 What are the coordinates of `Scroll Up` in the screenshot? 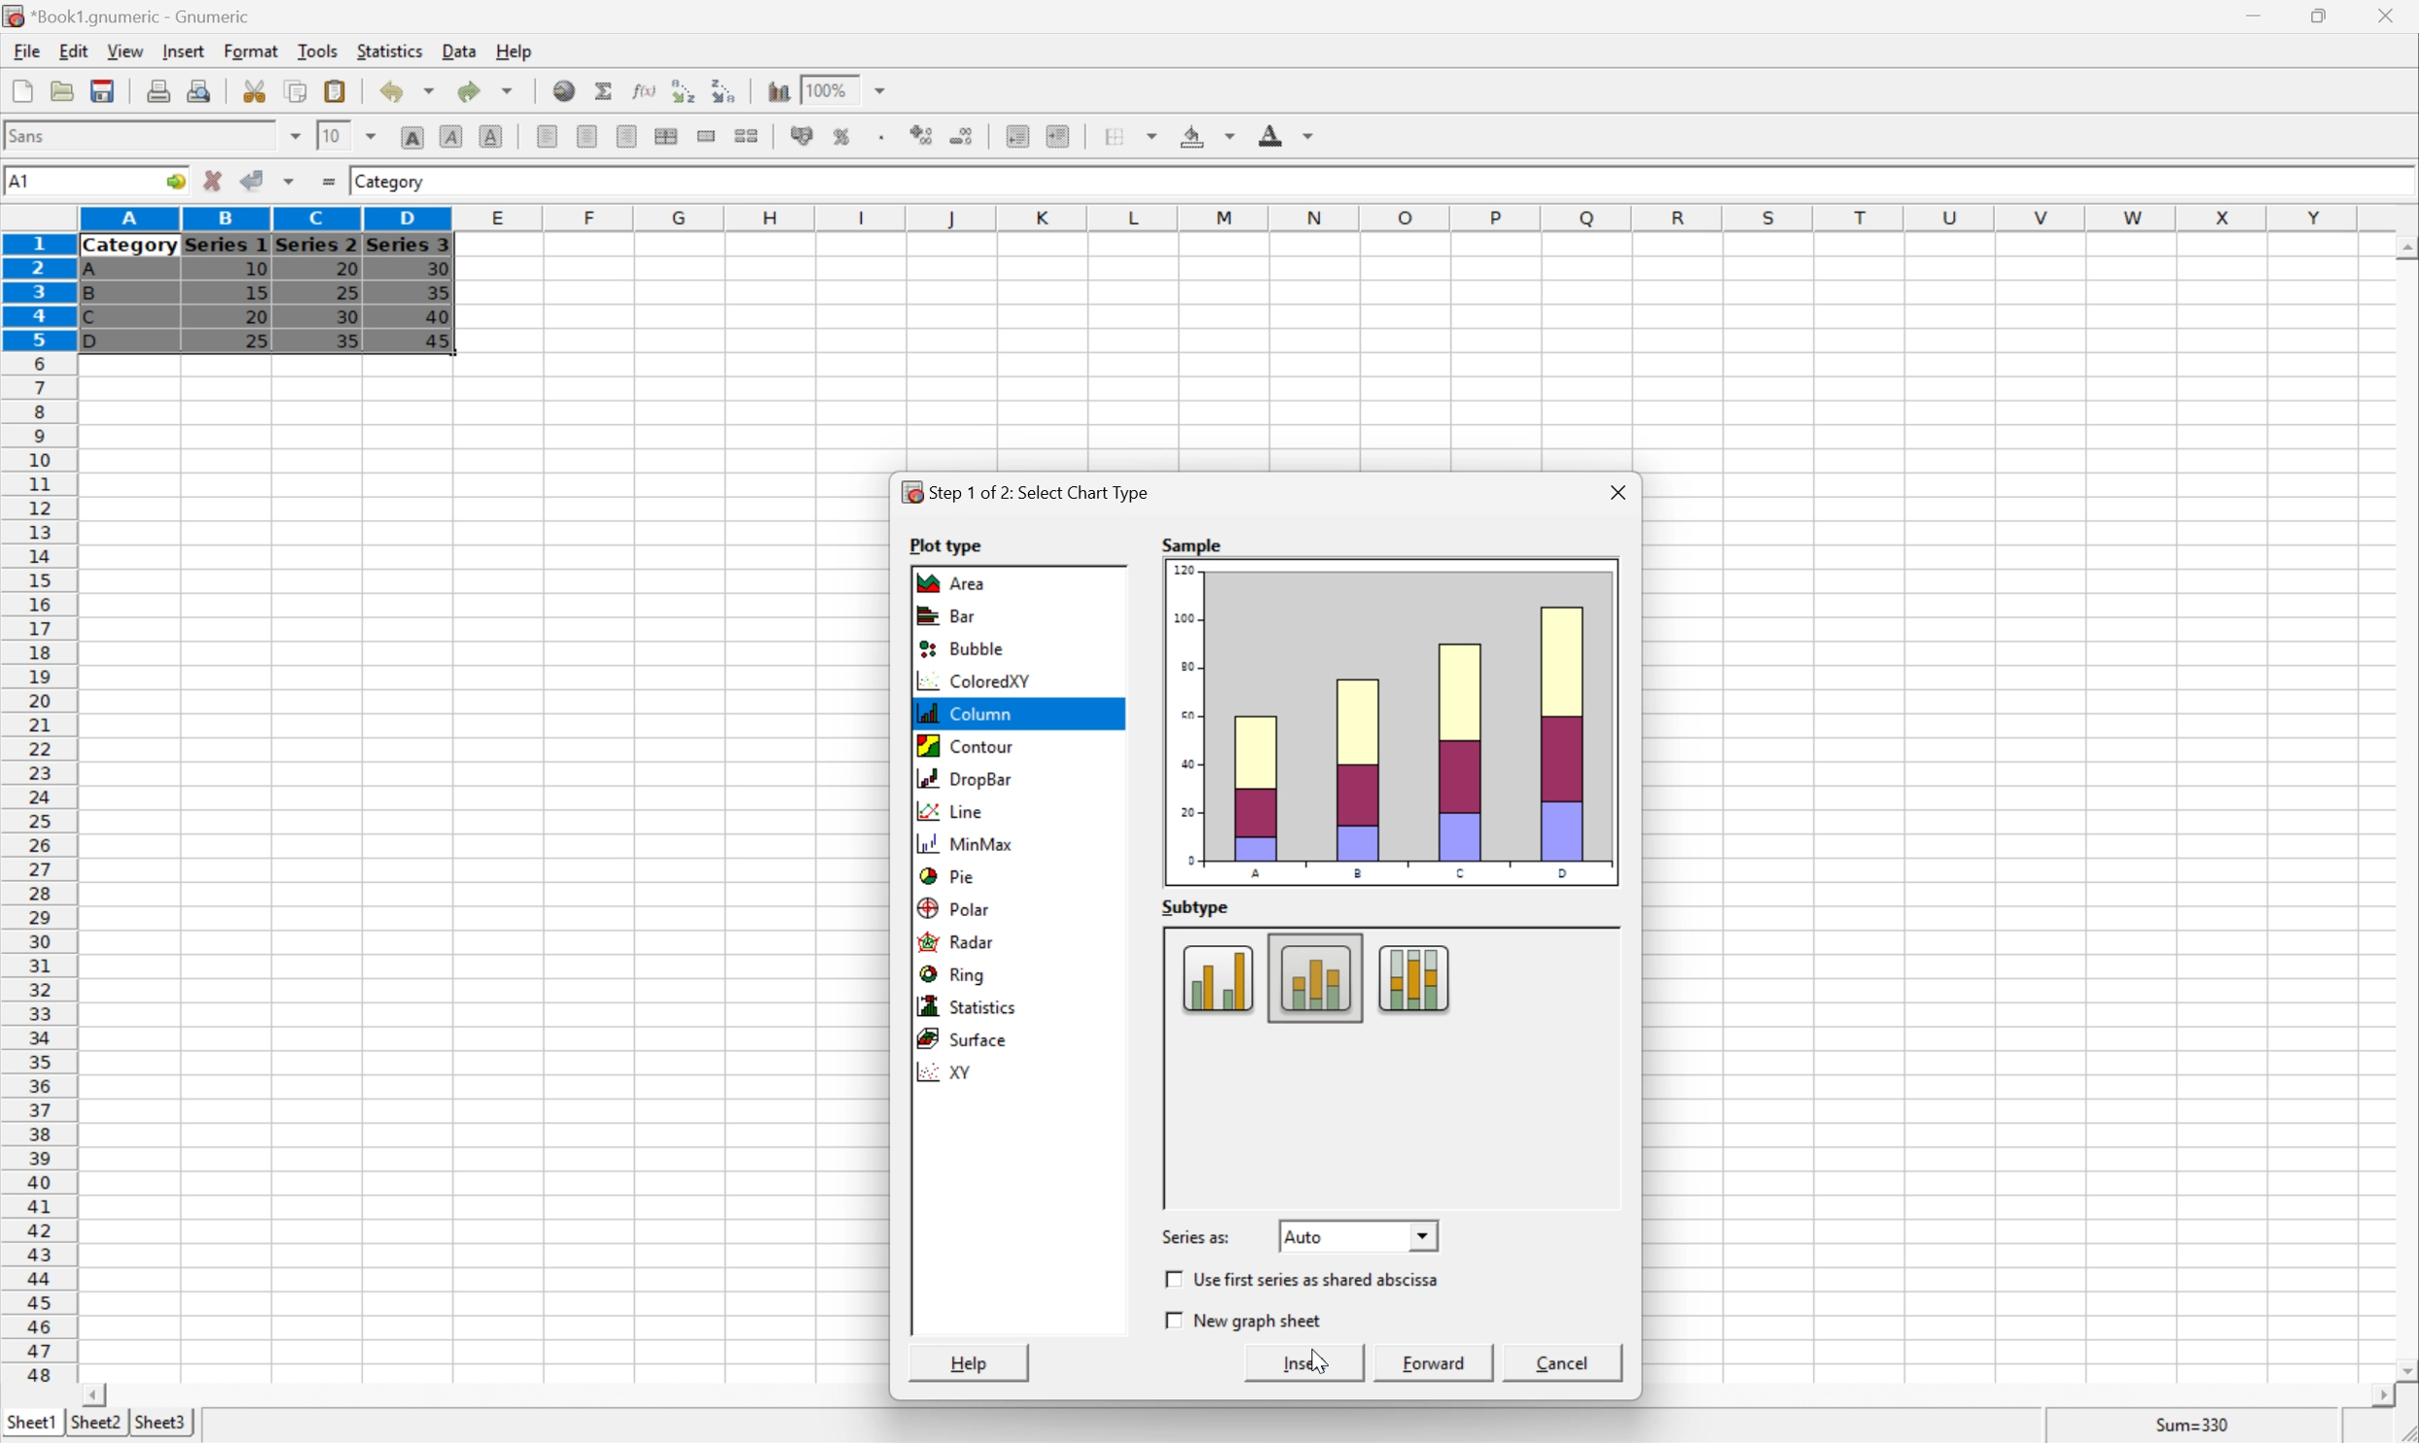 It's located at (1611, 937).